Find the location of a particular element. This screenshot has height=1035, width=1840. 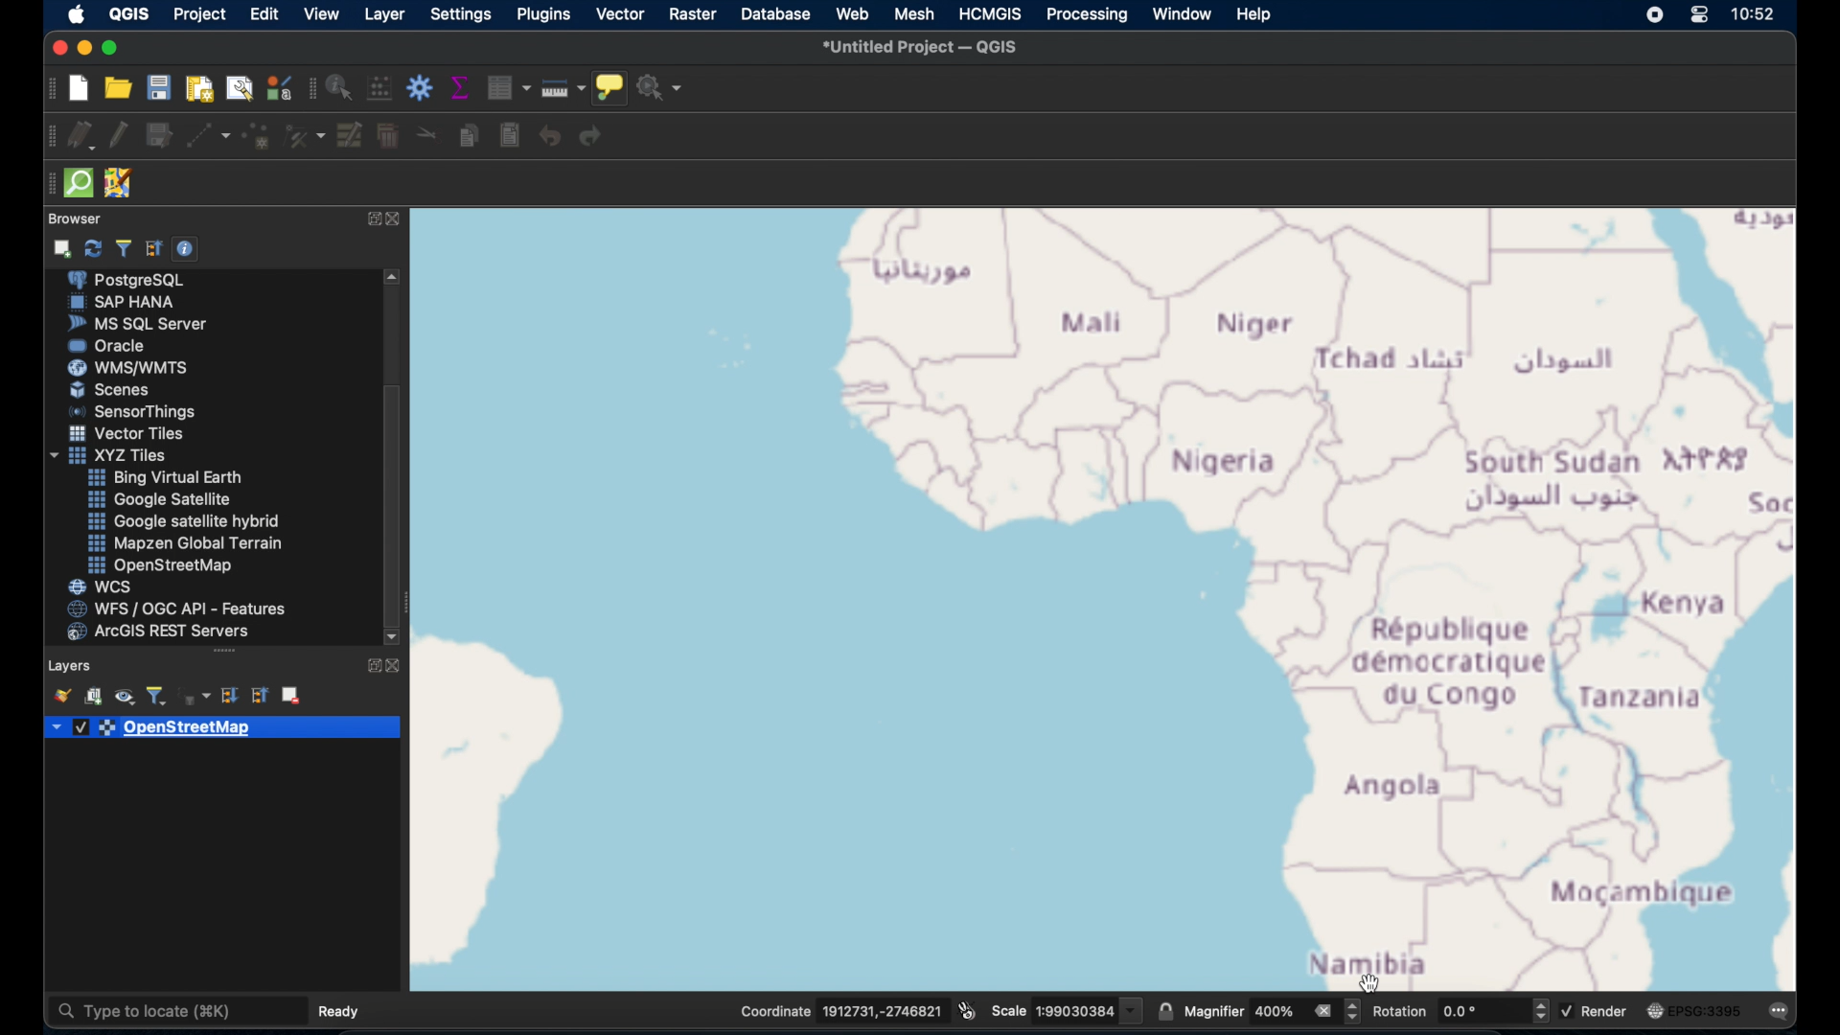

mesh is located at coordinates (913, 14).